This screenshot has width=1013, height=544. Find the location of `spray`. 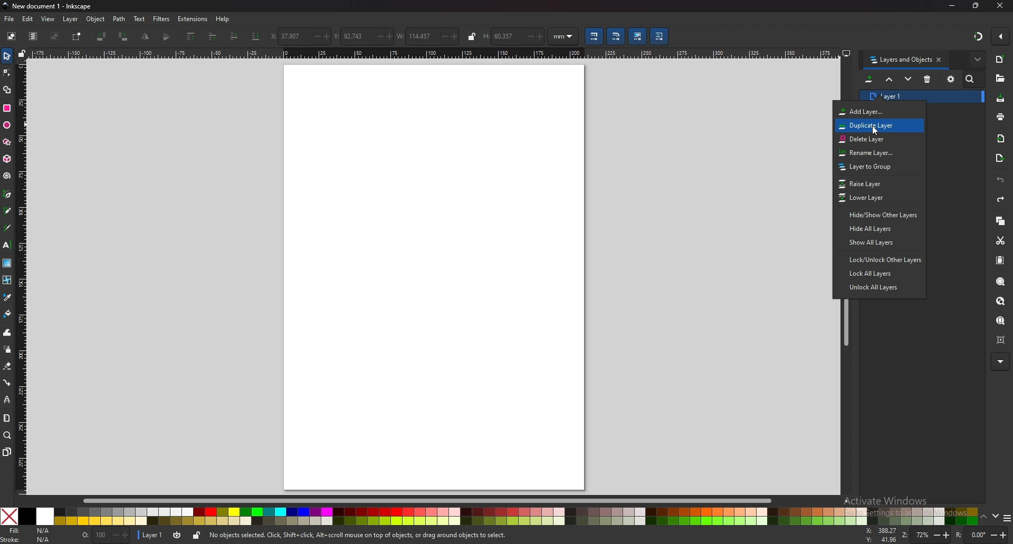

spray is located at coordinates (7, 348).